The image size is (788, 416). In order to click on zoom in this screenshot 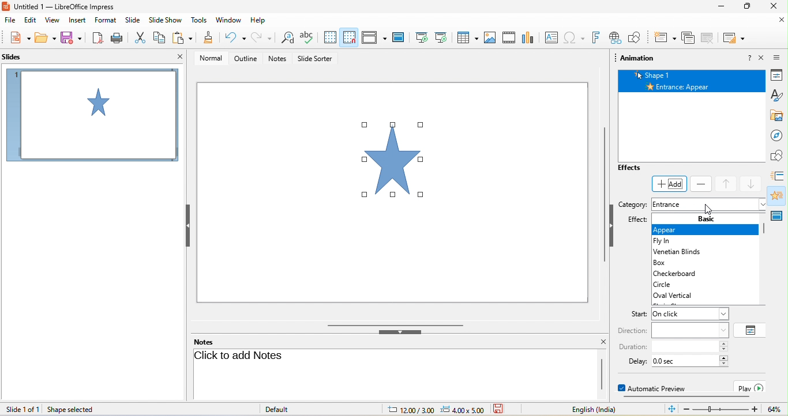, I will do `click(722, 410)`.